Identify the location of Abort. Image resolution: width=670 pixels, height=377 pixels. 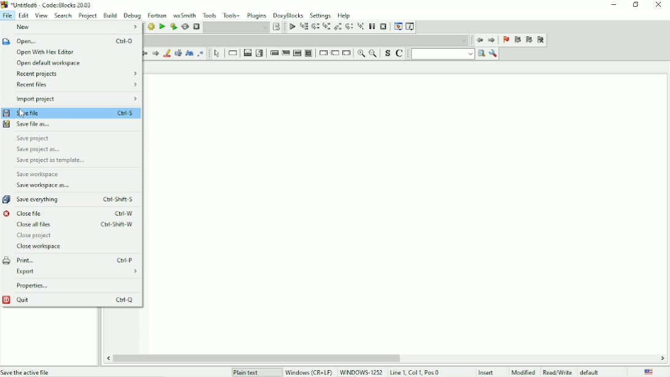
(196, 27).